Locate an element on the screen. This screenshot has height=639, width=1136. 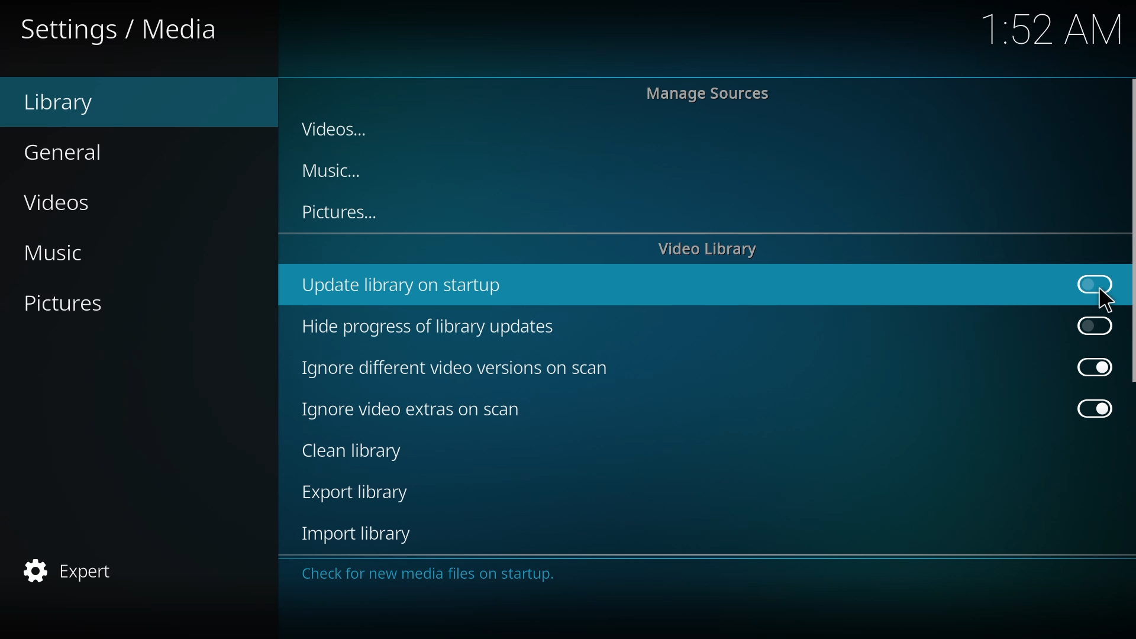
general is located at coordinates (69, 151).